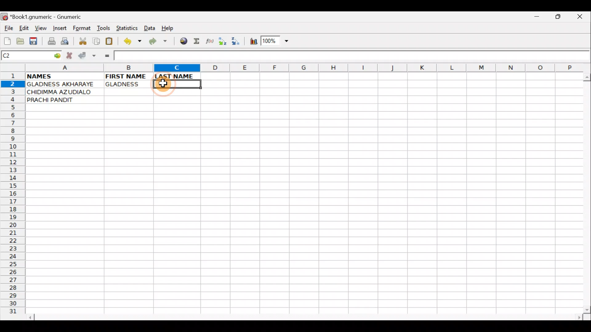  I want to click on Redo undone action, so click(159, 42).